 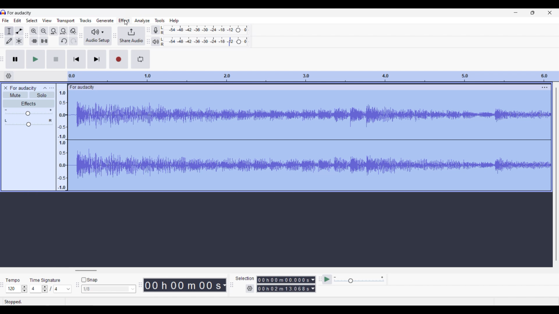 I want to click on Stopped., so click(x=72, y=302).